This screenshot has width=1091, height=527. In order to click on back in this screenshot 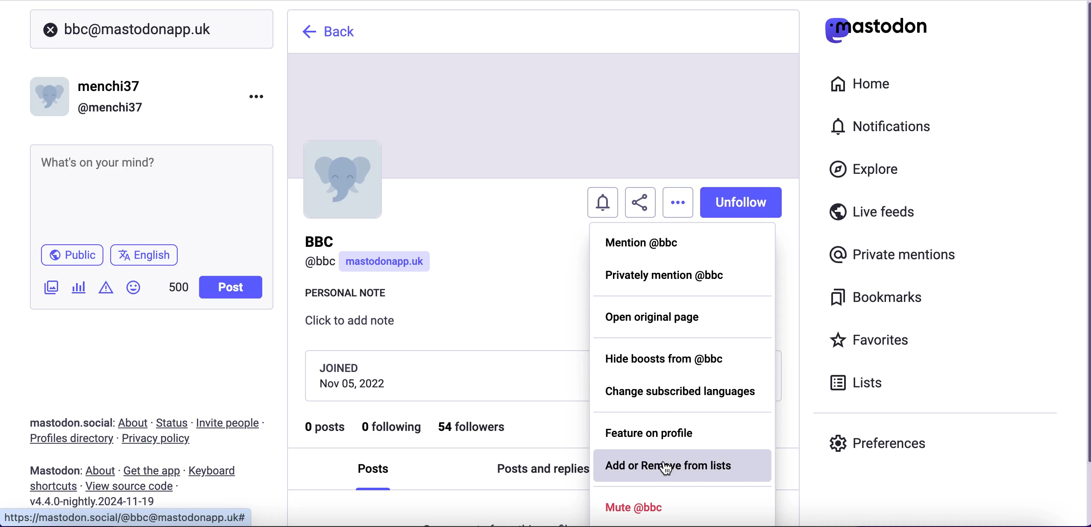, I will do `click(331, 32)`.